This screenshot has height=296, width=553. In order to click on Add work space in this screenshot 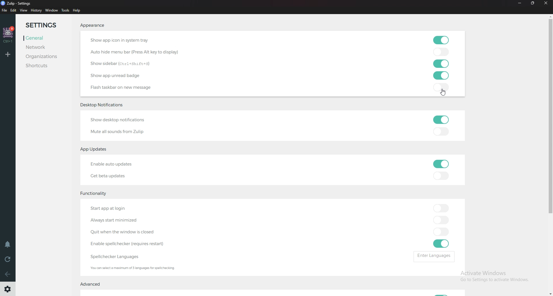, I will do `click(8, 54)`.